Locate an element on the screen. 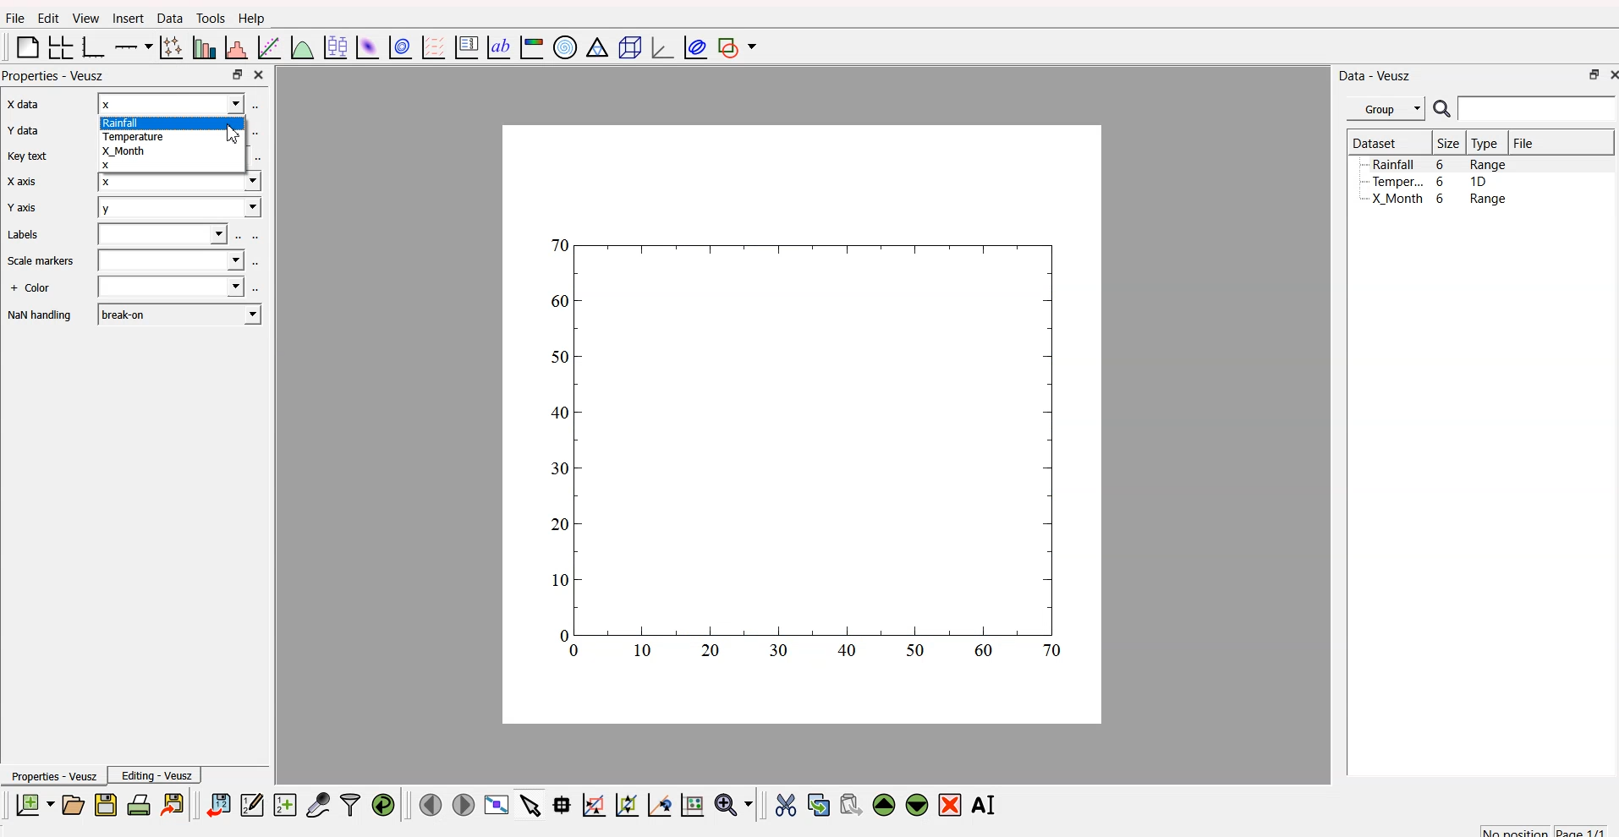 The height and width of the screenshot is (837, 1619). Data - Veusz is located at coordinates (1376, 74).